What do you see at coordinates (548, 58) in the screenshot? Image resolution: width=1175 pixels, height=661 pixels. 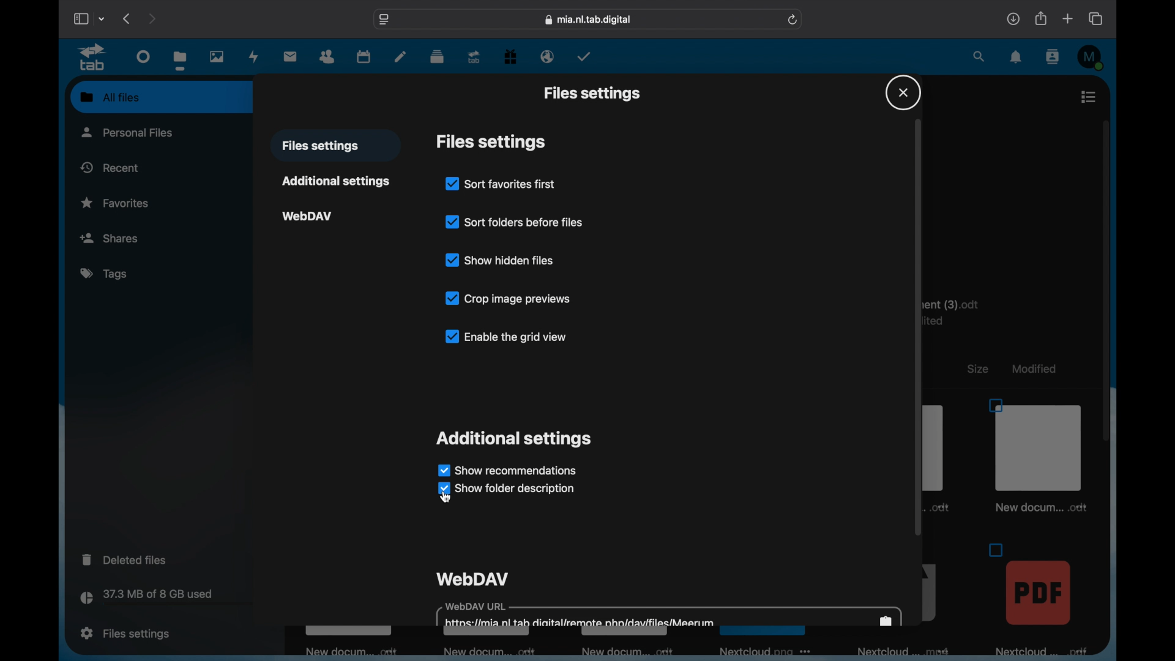 I see `email` at bounding box center [548, 58].